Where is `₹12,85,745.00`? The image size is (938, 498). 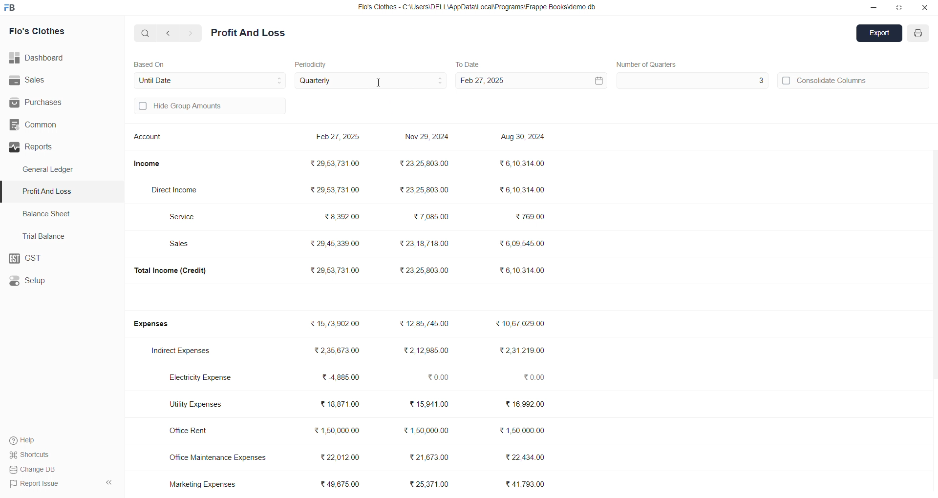 ₹12,85,745.00 is located at coordinates (430, 324).